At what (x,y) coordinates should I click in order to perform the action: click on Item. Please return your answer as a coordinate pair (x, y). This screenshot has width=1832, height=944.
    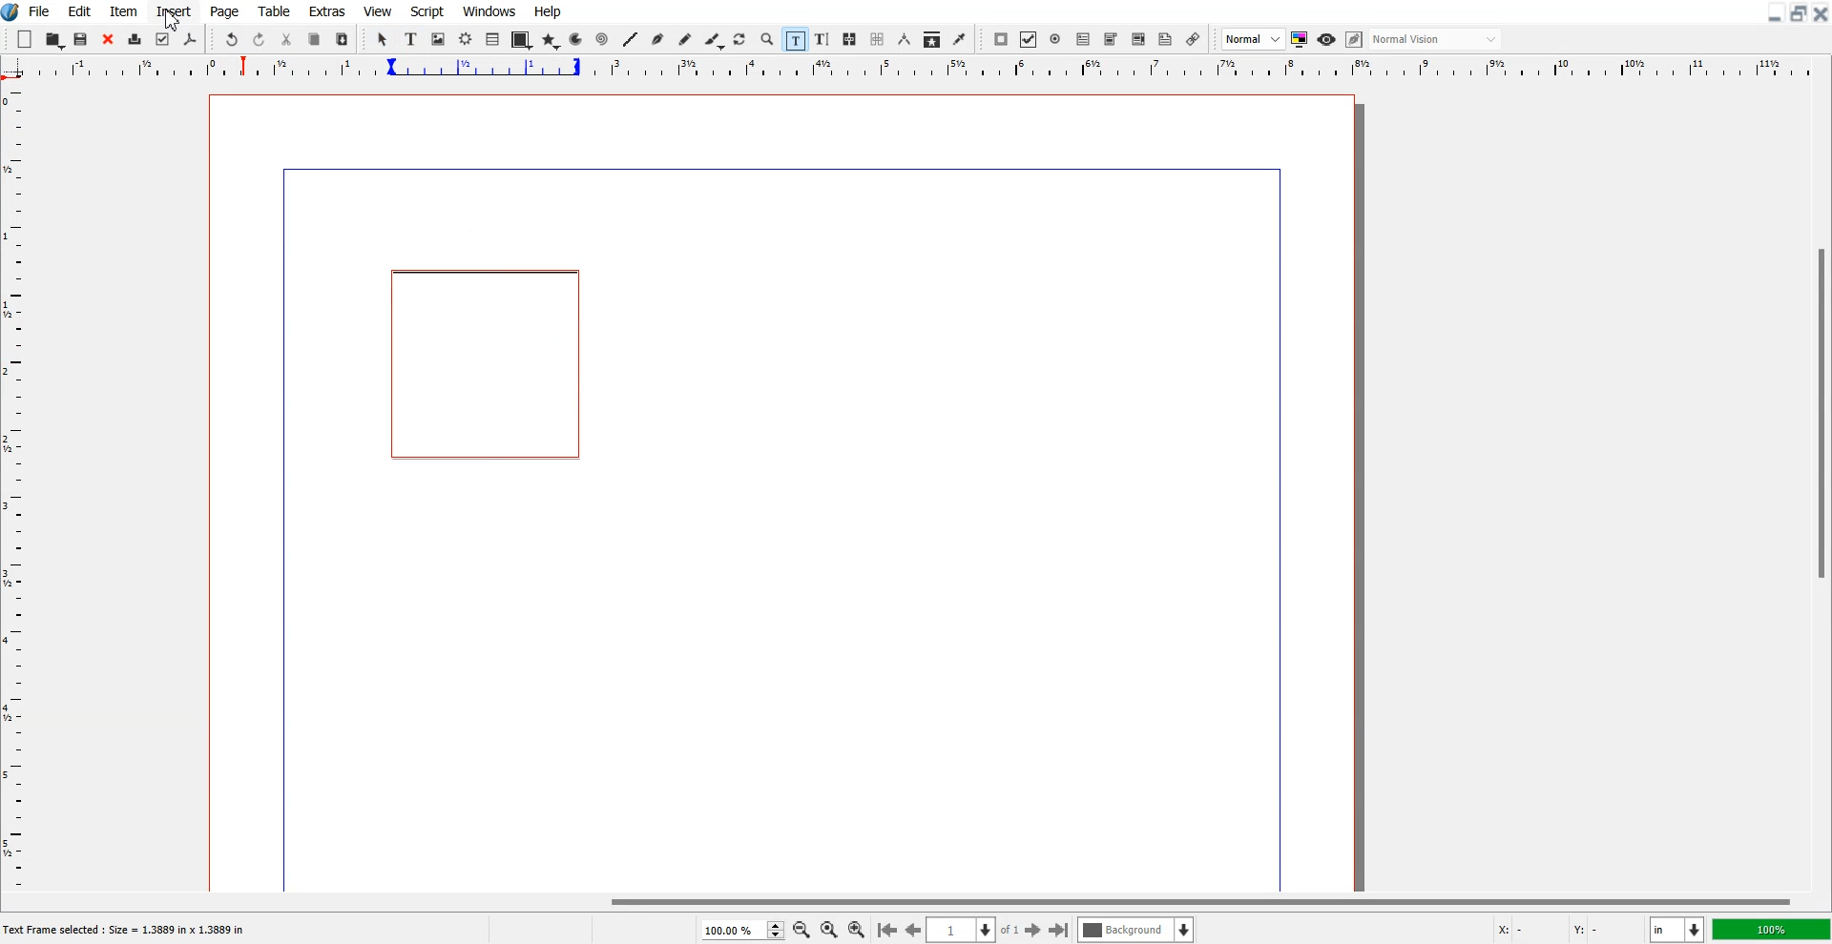
    Looking at the image, I should click on (123, 11).